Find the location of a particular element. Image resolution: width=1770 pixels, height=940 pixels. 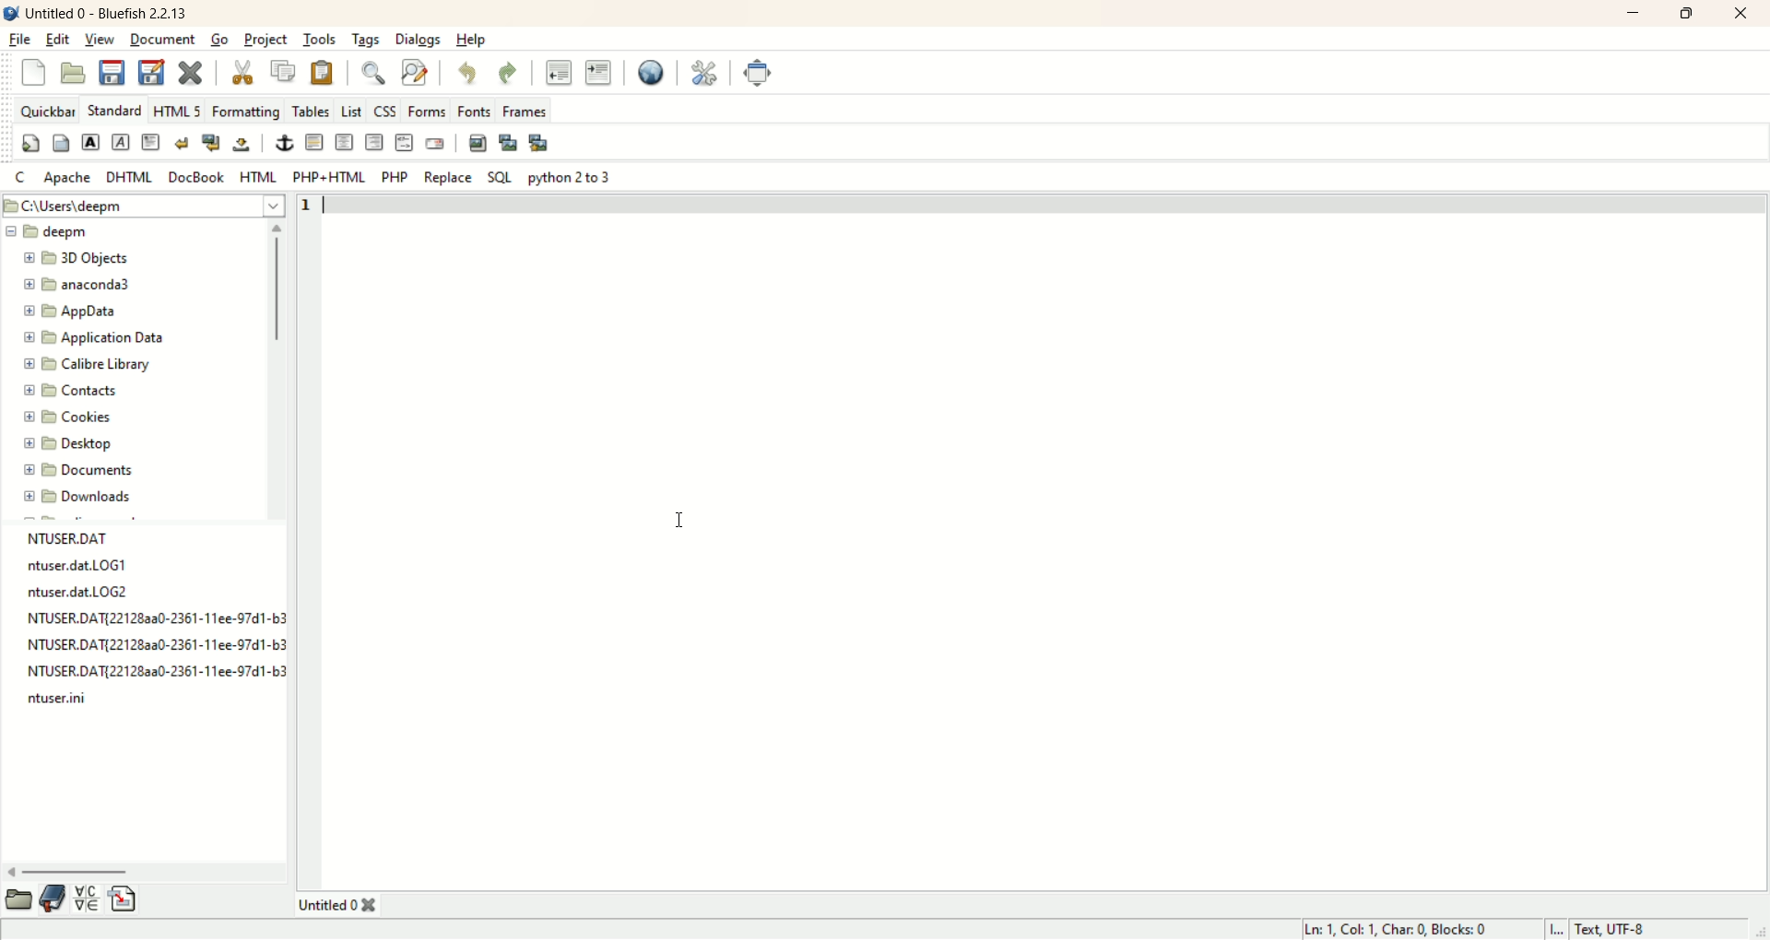

close is located at coordinates (1739, 12).